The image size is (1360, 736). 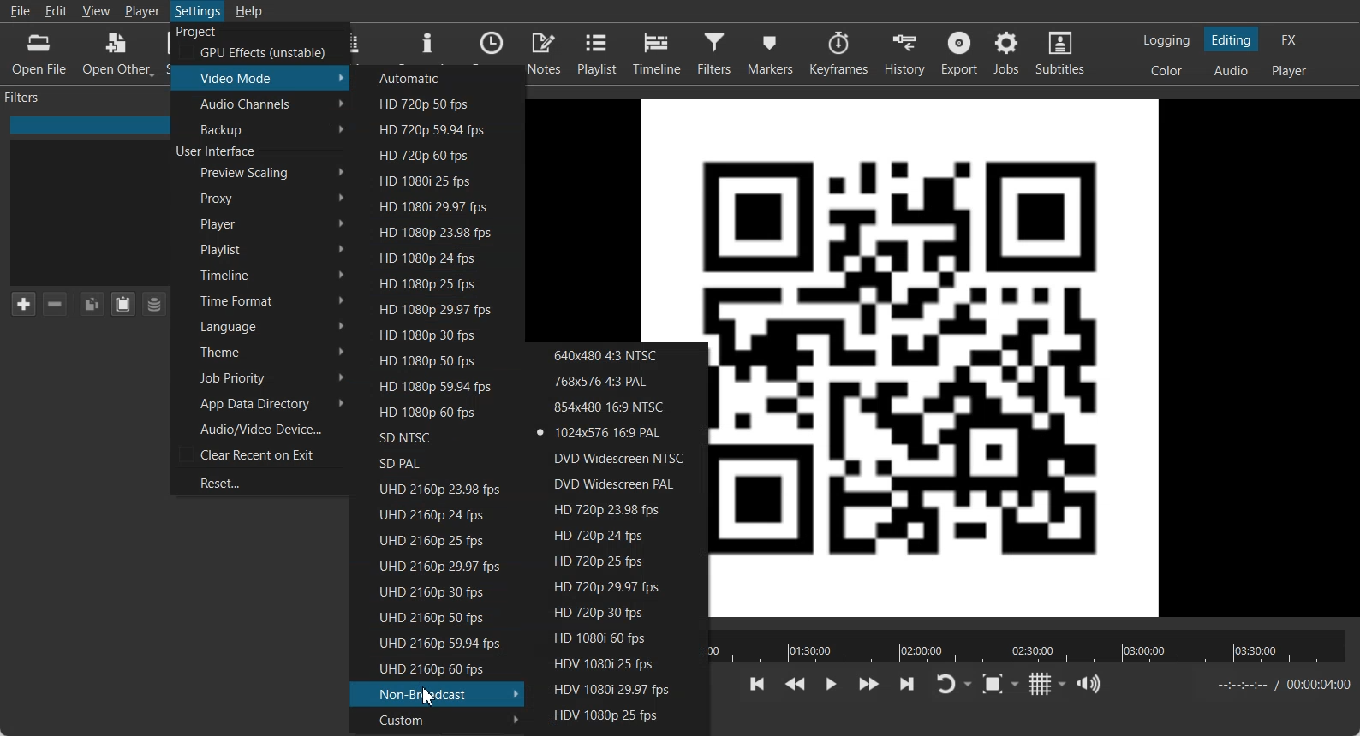 What do you see at coordinates (617, 354) in the screenshot?
I see `640x480 4:3 NTSC` at bounding box center [617, 354].